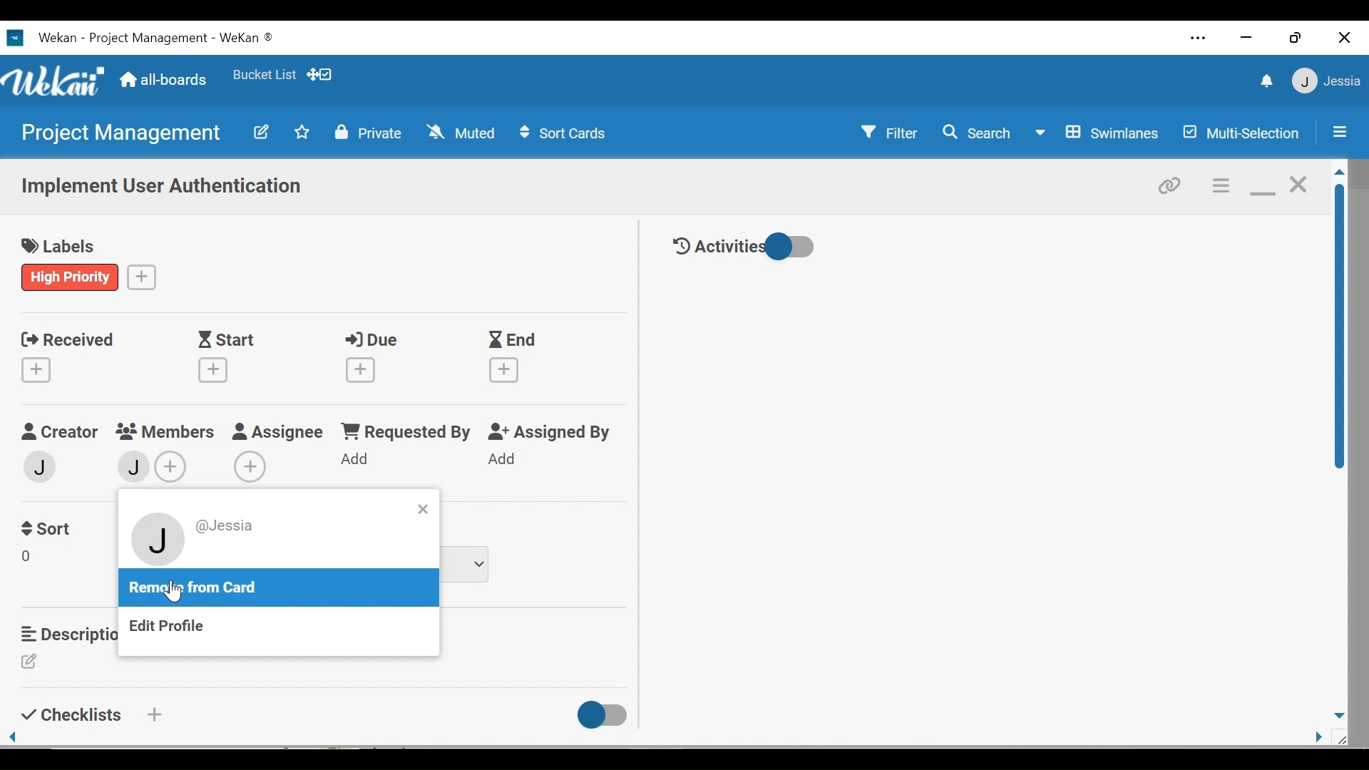 The height and width of the screenshot is (770, 1369). I want to click on move right, so click(1319, 738).